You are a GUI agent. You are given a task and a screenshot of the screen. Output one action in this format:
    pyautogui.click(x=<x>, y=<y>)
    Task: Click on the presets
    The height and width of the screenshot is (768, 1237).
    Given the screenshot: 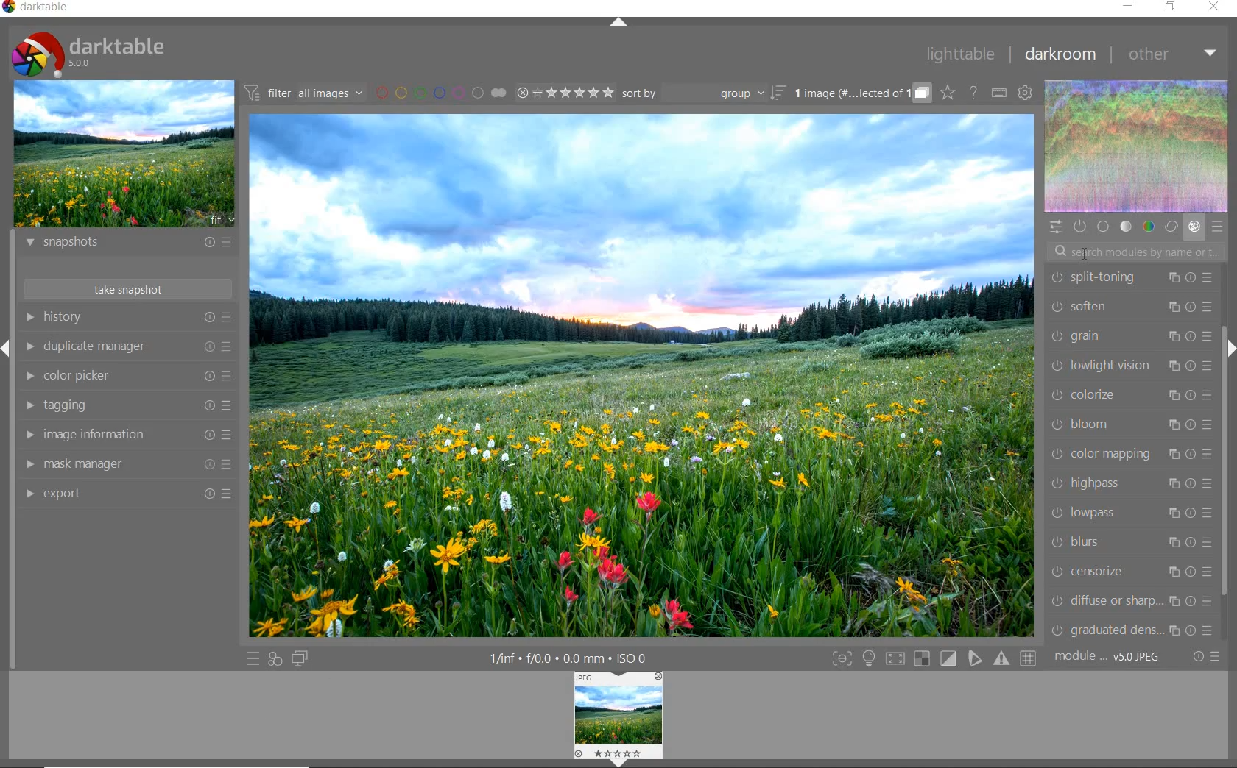 What is the action you would take?
    pyautogui.click(x=1216, y=227)
    